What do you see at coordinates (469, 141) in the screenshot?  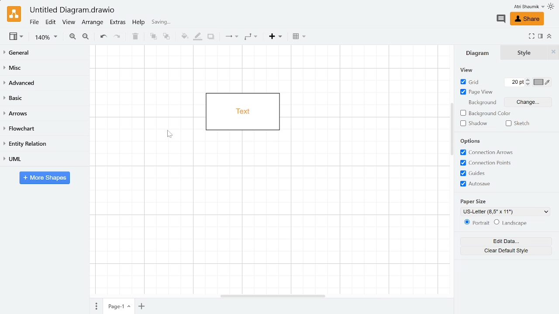 I see `options` at bounding box center [469, 141].